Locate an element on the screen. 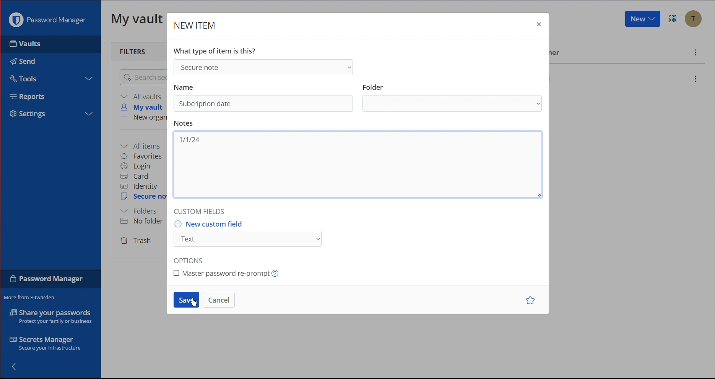  Subscription date is located at coordinates (206, 104).